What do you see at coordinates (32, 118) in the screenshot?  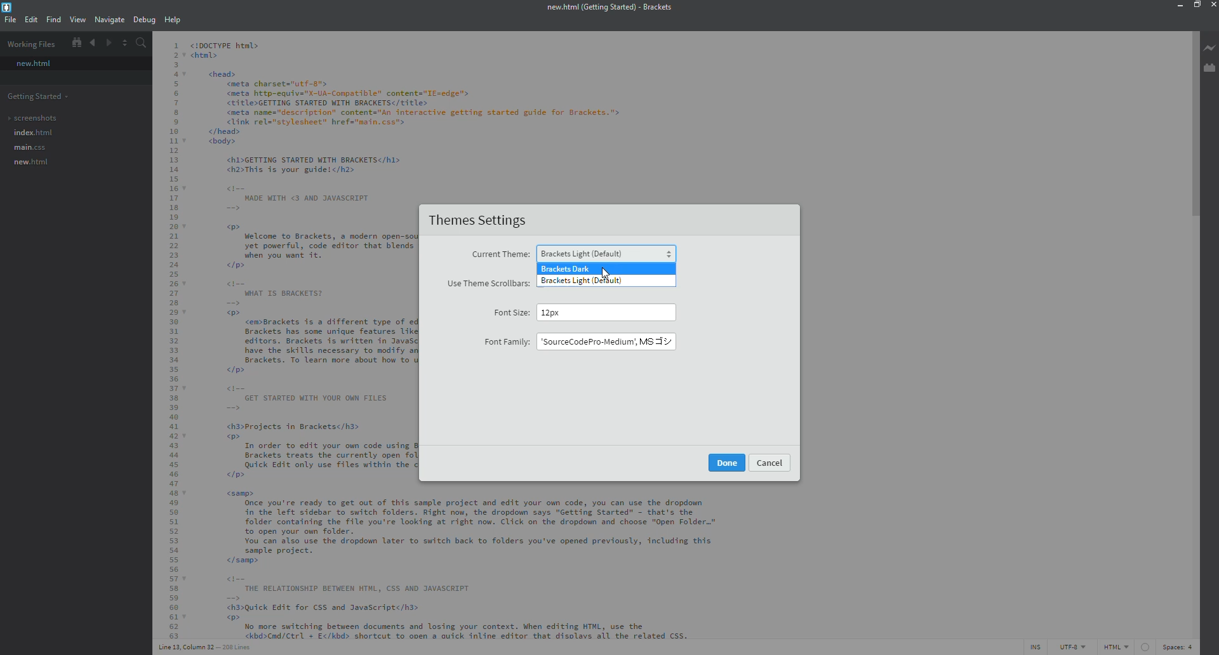 I see `screenshots` at bounding box center [32, 118].